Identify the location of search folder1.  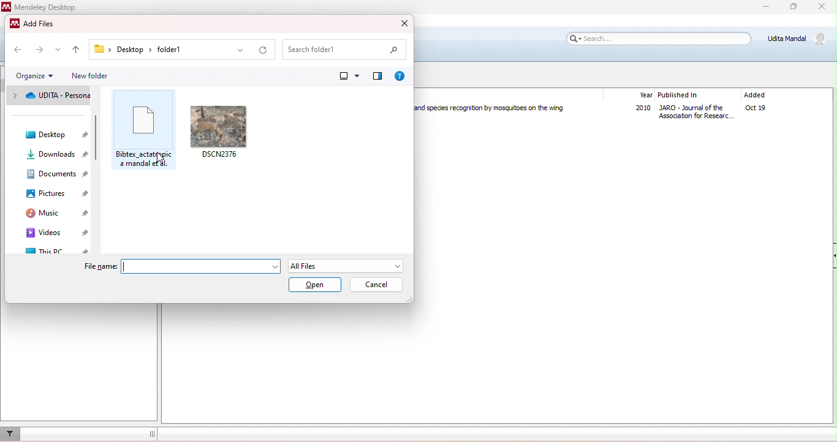
(345, 50).